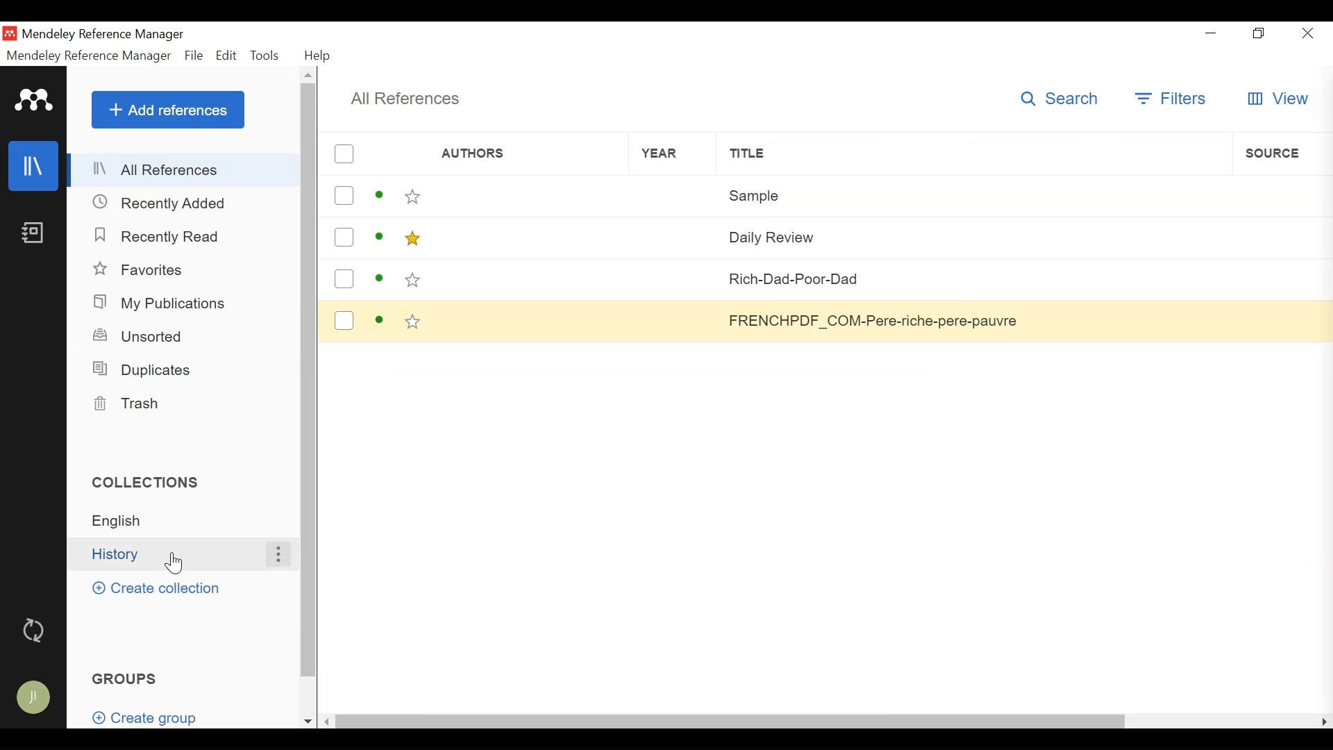 The image size is (1333, 750). Describe the element at coordinates (527, 279) in the screenshot. I see `Authors` at that location.